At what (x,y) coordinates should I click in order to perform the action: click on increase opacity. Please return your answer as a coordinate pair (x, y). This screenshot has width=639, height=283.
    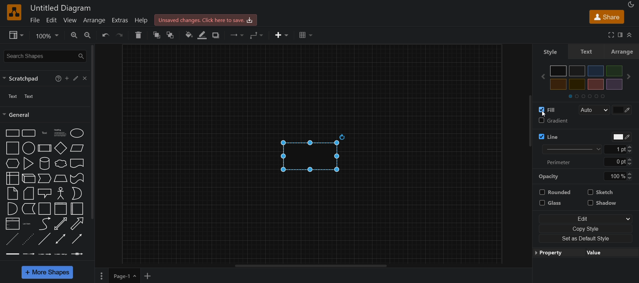
    Looking at the image, I should click on (629, 173).